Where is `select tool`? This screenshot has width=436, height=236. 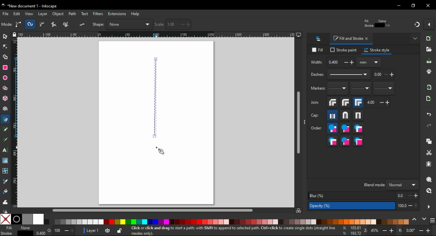 select tool is located at coordinates (5, 36).